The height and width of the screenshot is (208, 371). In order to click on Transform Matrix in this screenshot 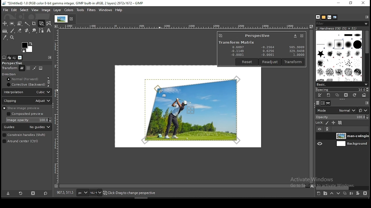, I will do `click(236, 42)`.